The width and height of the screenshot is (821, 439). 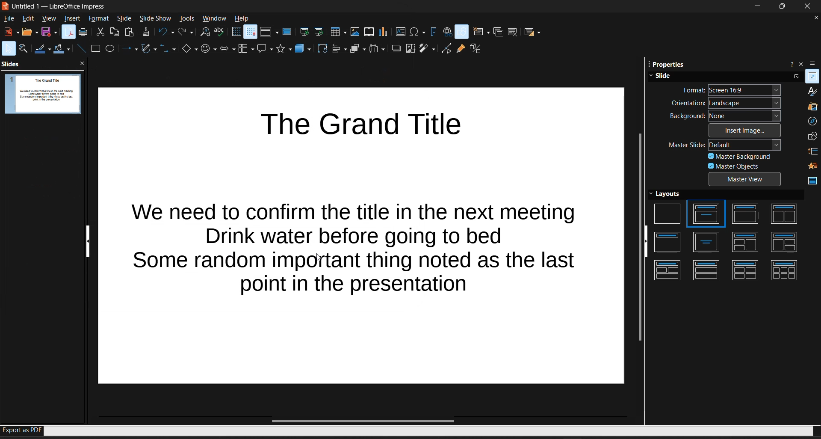 What do you see at coordinates (128, 32) in the screenshot?
I see `paste` at bounding box center [128, 32].